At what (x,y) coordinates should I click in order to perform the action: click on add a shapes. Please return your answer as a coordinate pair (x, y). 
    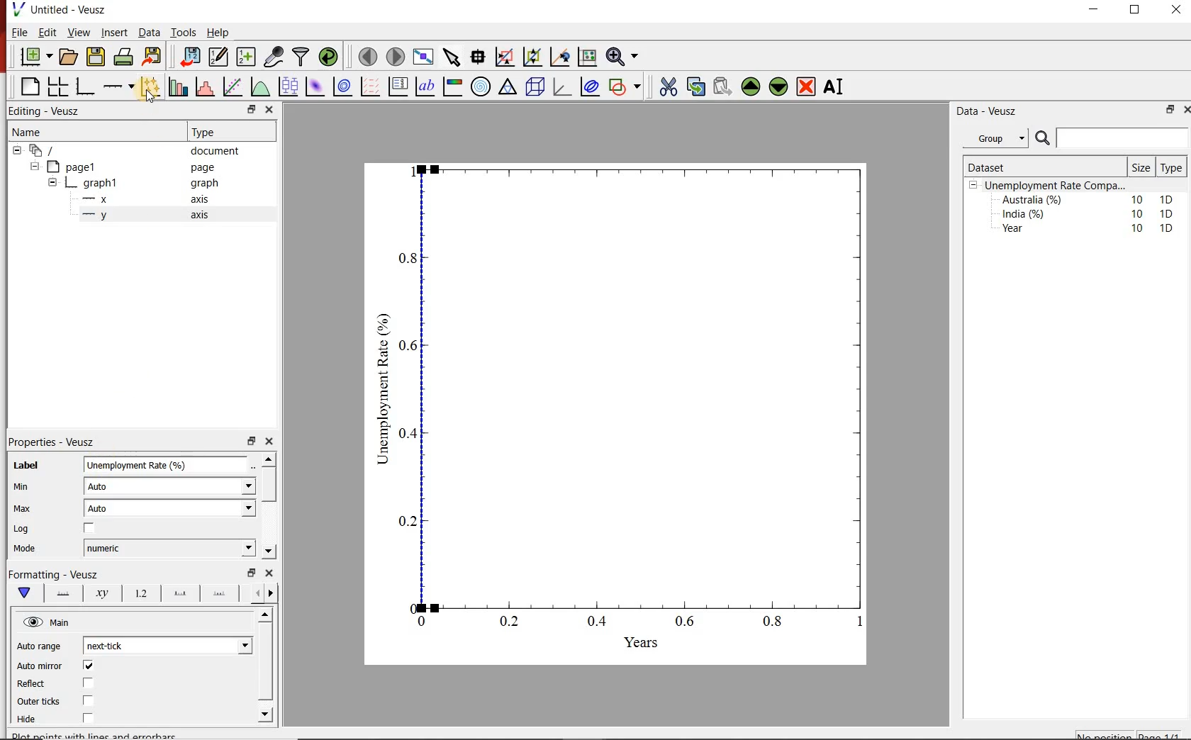
    Looking at the image, I should click on (625, 86).